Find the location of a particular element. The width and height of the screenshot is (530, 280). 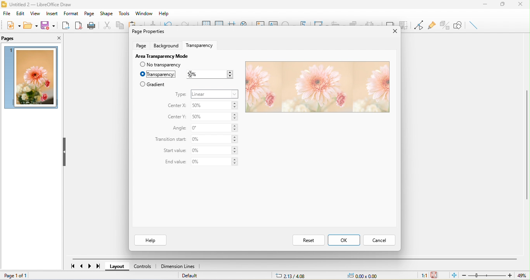

0% is located at coordinates (215, 150).